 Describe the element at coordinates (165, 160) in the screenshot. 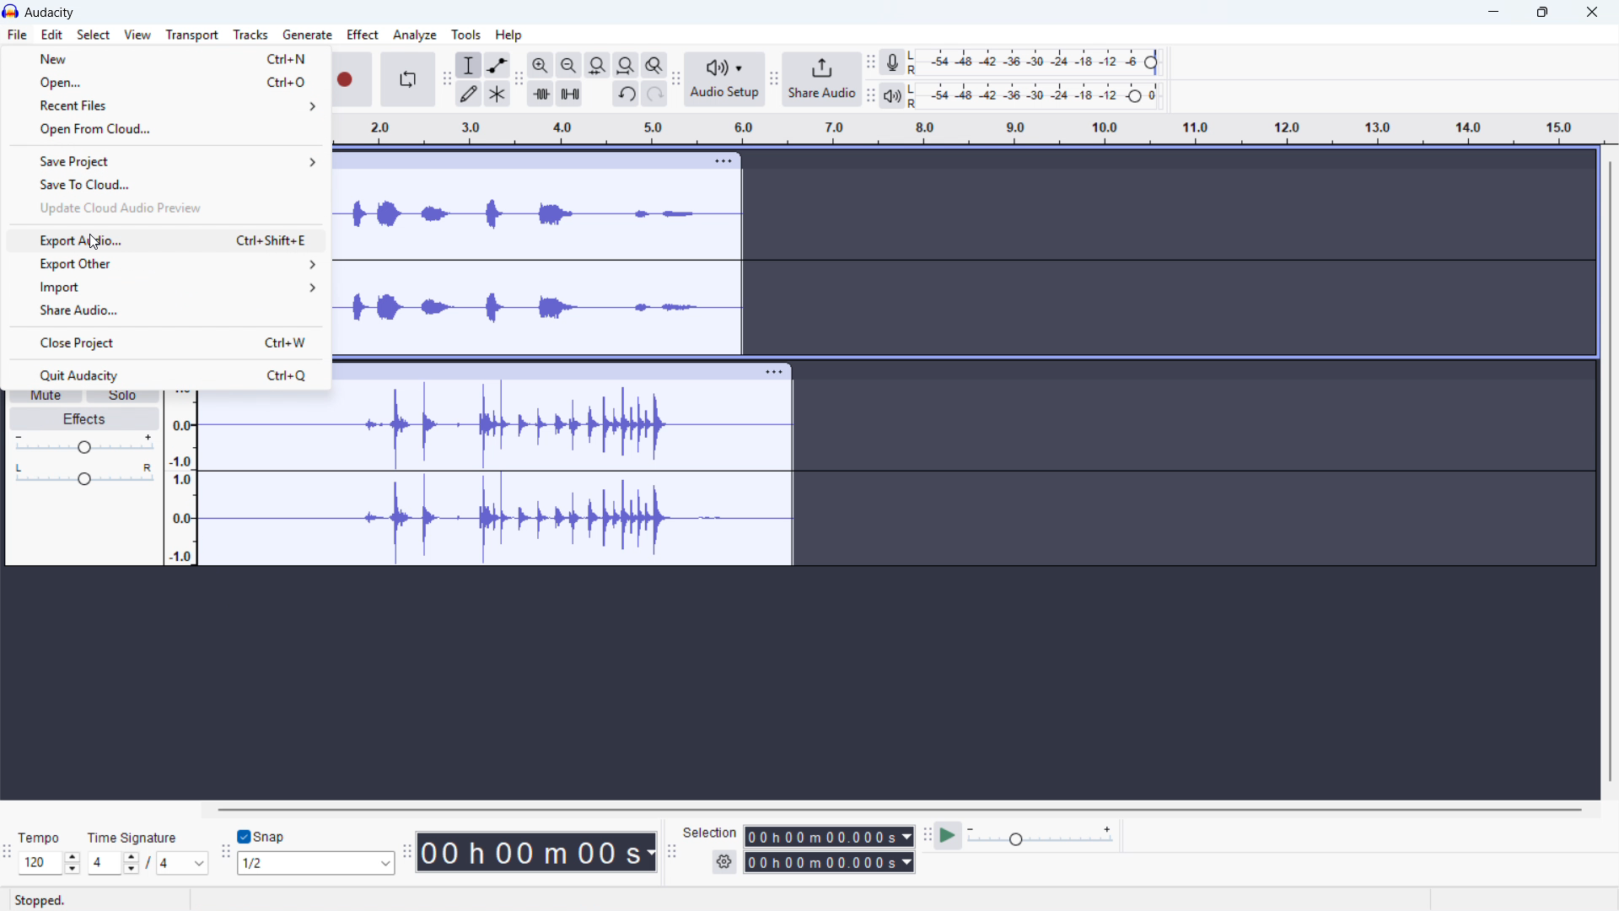

I see `Save project ` at that location.